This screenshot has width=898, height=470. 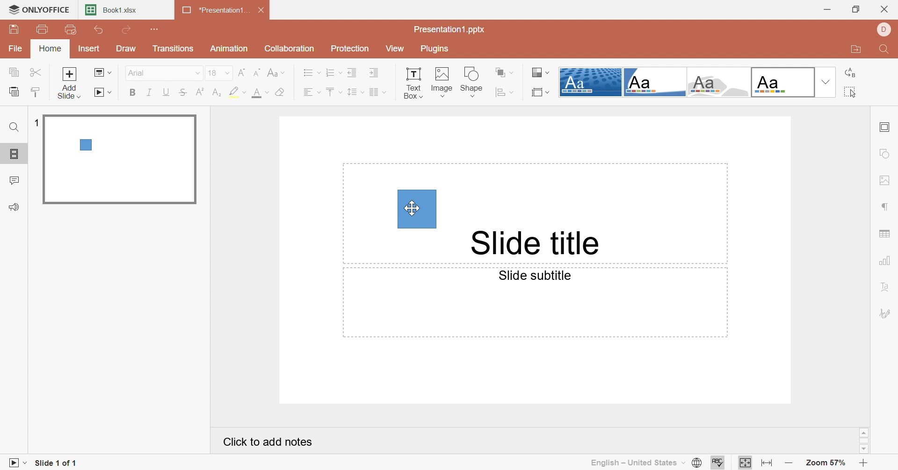 I want to click on Add slide, so click(x=72, y=83).